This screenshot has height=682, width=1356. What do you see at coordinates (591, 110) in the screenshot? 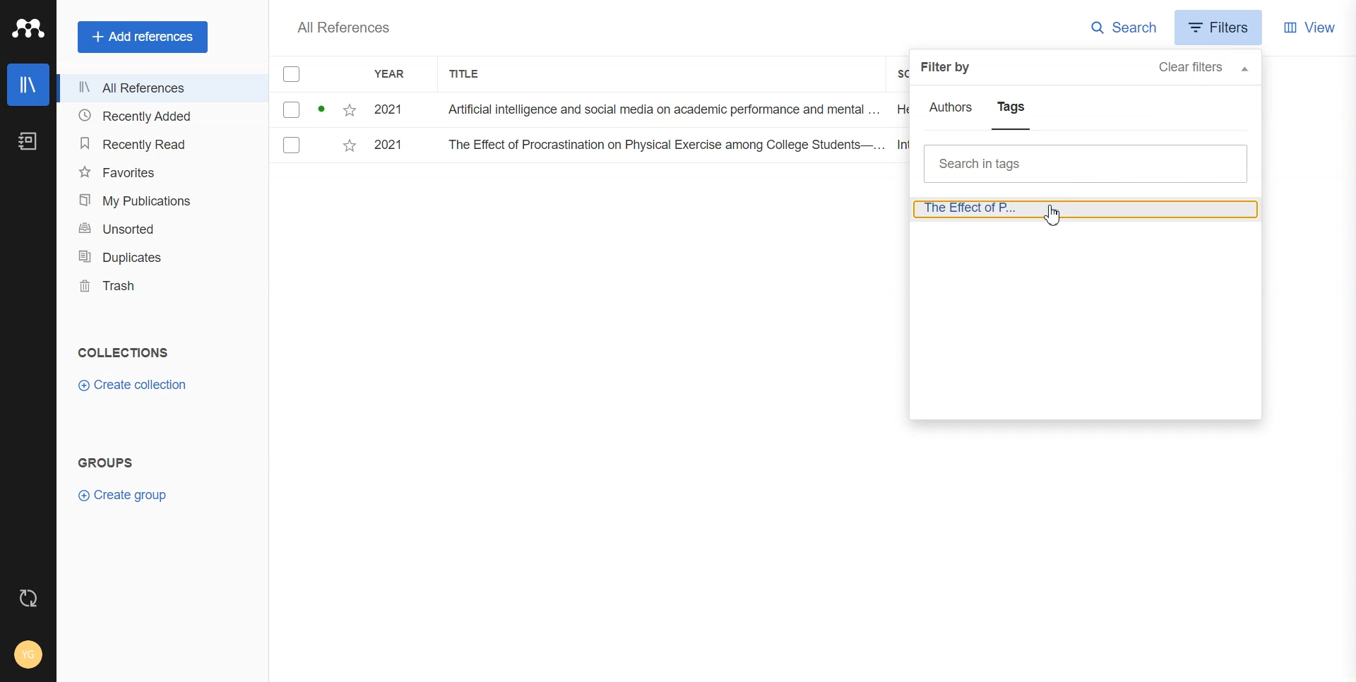
I see `File` at bounding box center [591, 110].